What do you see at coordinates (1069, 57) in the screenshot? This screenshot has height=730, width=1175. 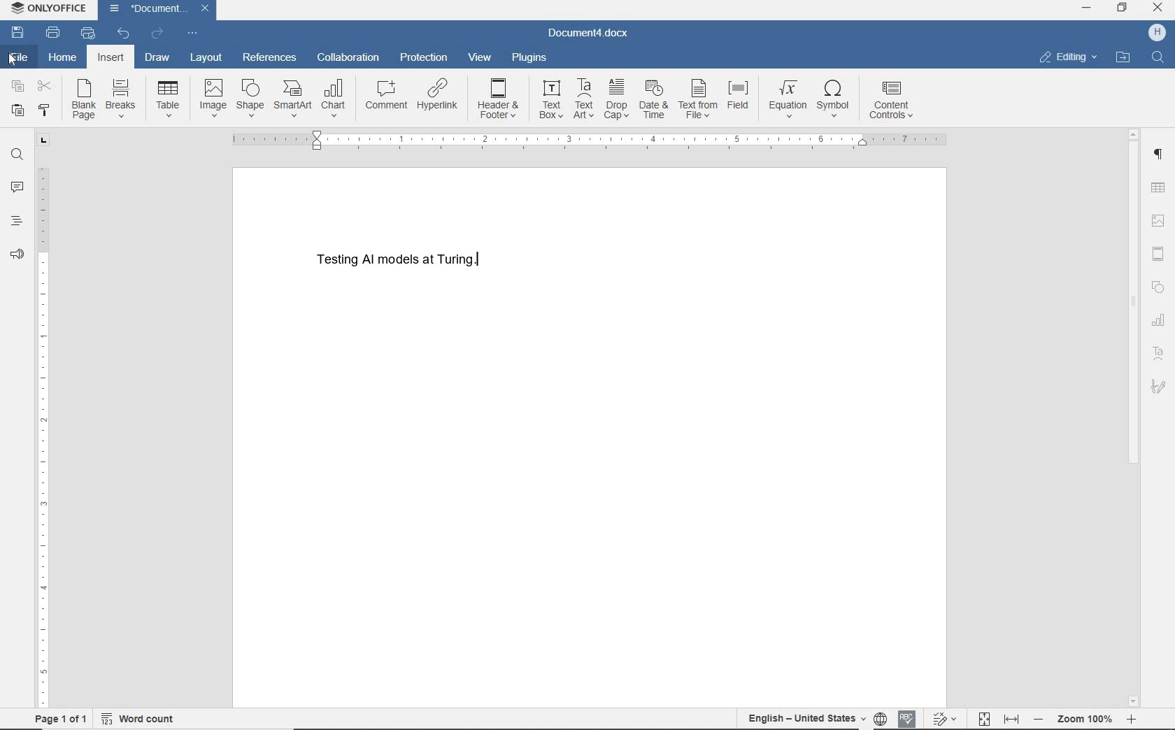 I see `editing` at bounding box center [1069, 57].